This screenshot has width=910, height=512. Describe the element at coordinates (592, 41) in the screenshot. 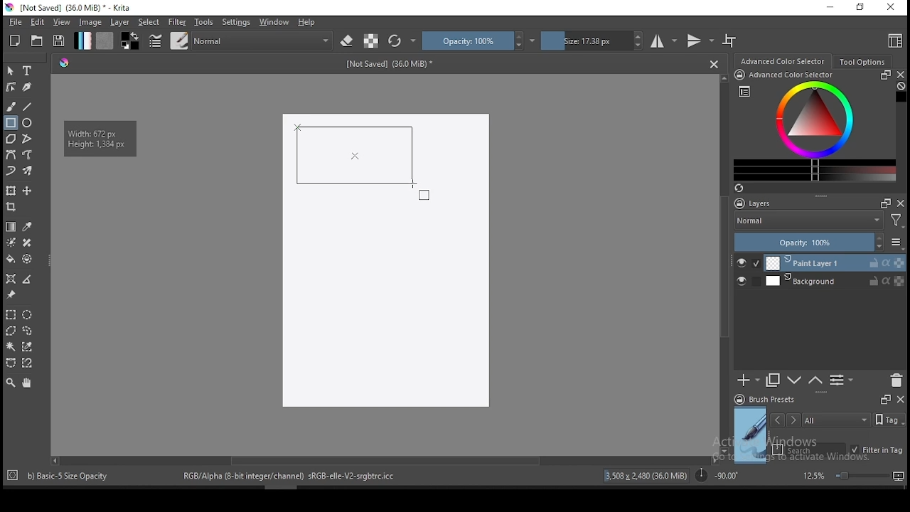

I see `size` at that location.